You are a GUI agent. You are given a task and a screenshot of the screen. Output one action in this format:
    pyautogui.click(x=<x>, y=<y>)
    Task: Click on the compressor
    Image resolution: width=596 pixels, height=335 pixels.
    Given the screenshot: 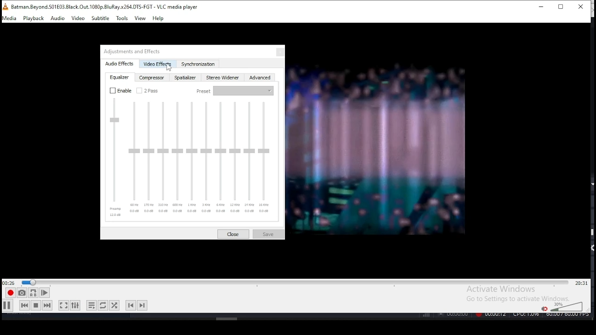 What is the action you would take?
    pyautogui.click(x=151, y=77)
    